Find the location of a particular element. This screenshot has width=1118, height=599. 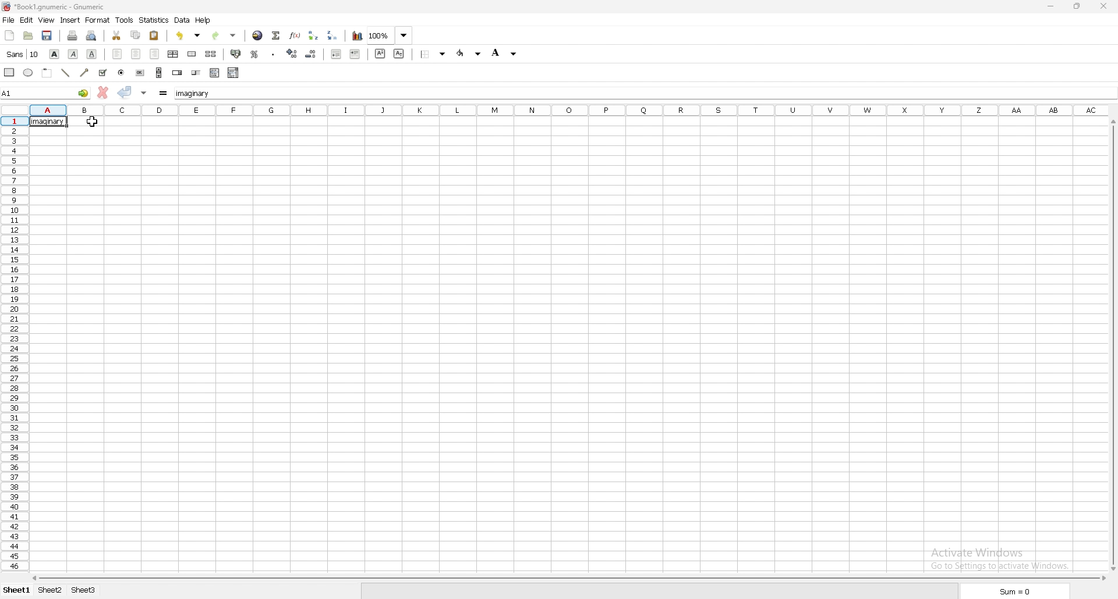

rectangle is located at coordinates (9, 72).